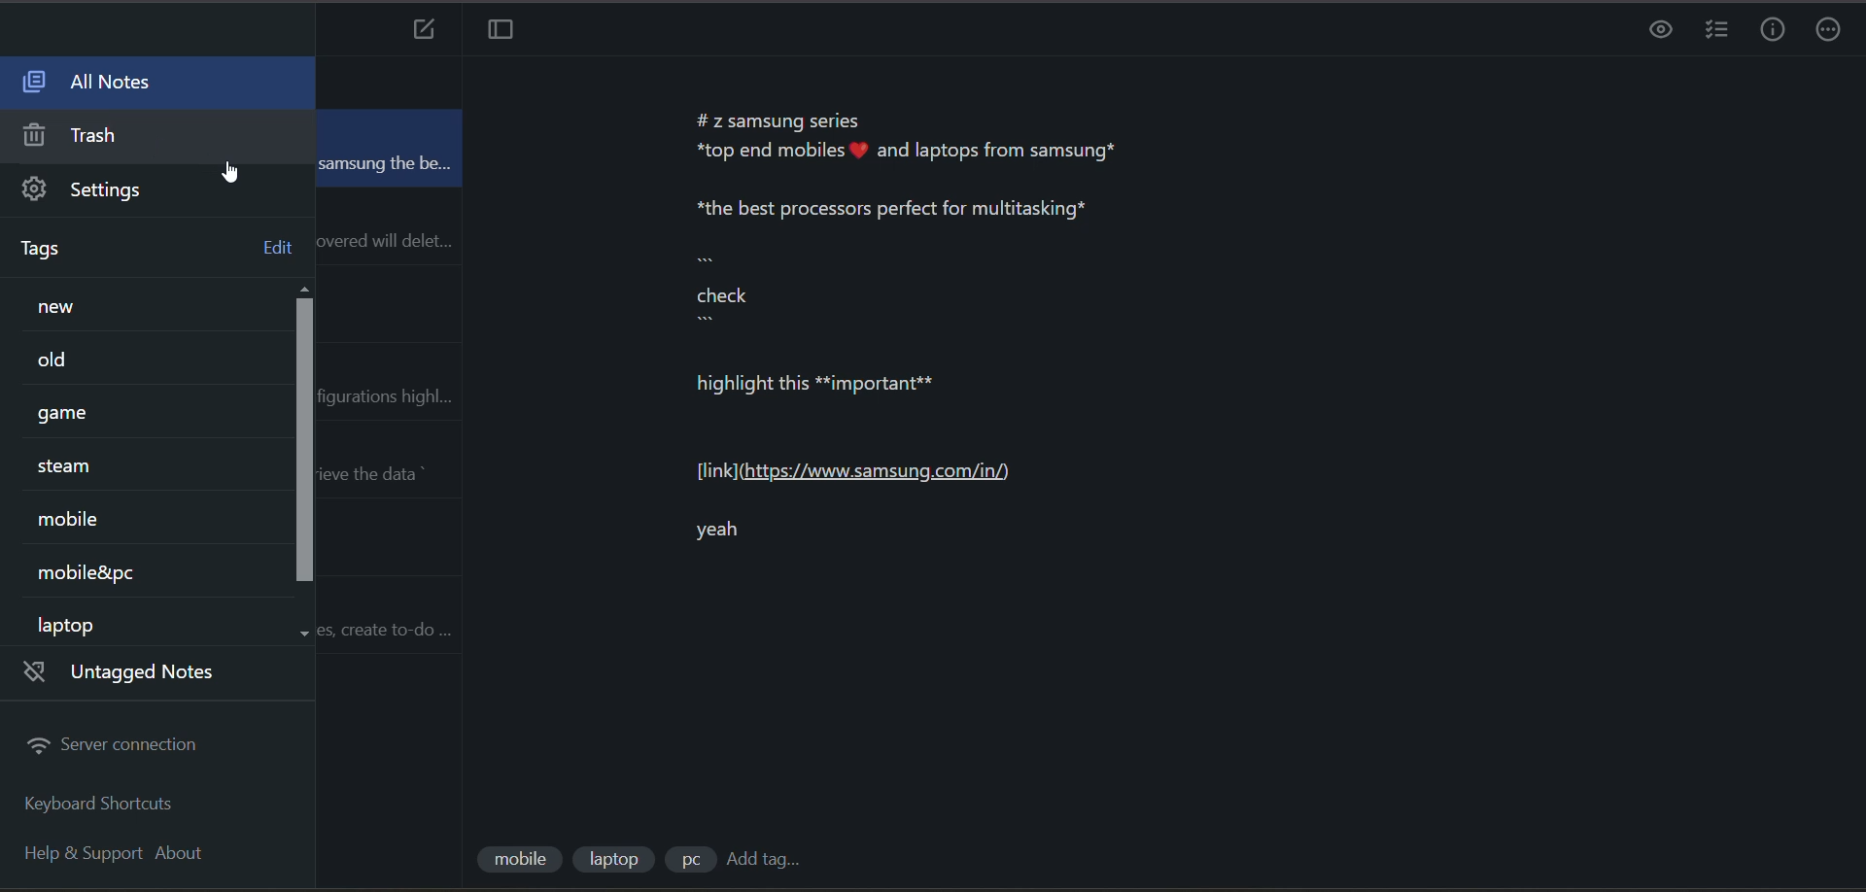  I want to click on keyboard shortcuts, so click(109, 809).